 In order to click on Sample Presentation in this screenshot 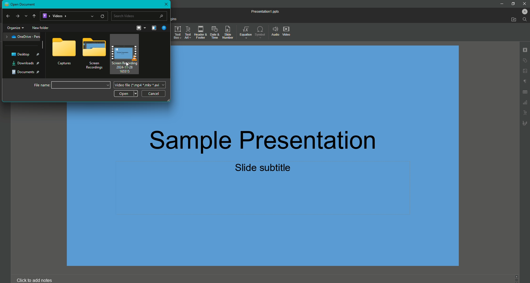, I will do `click(267, 138)`.